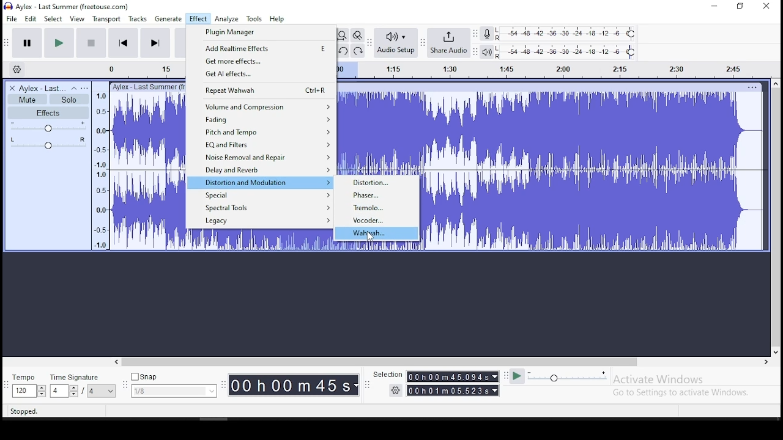 The height and width of the screenshot is (440, 783). I want to click on special, so click(261, 196).